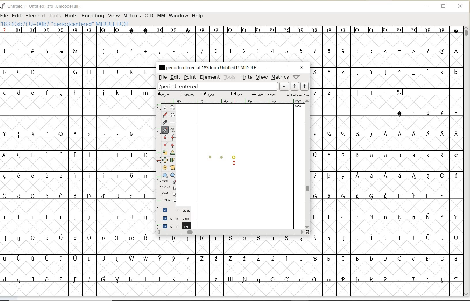 The width and height of the screenshot is (470, 301). What do you see at coordinates (280, 77) in the screenshot?
I see `metrics` at bounding box center [280, 77].